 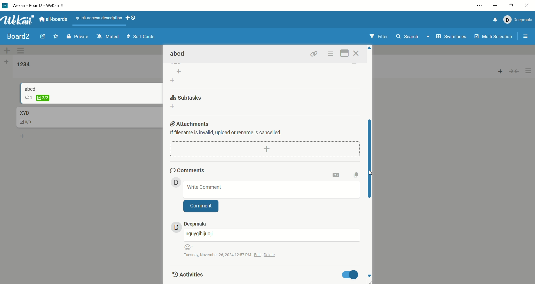 I want to click on maximize, so click(x=345, y=53).